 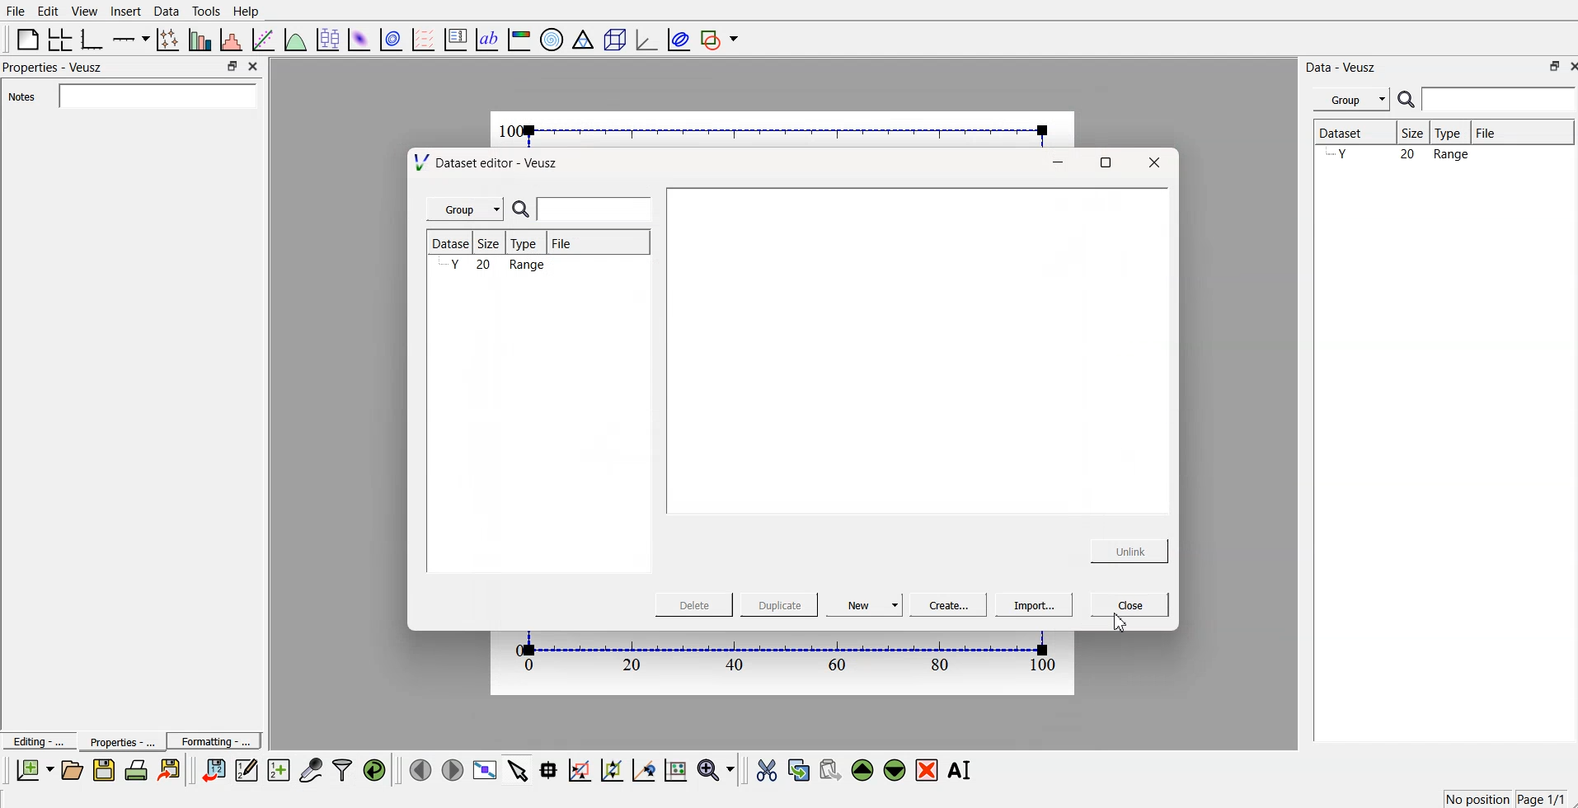 I want to click on Export to graphics format, so click(x=172, y=771).